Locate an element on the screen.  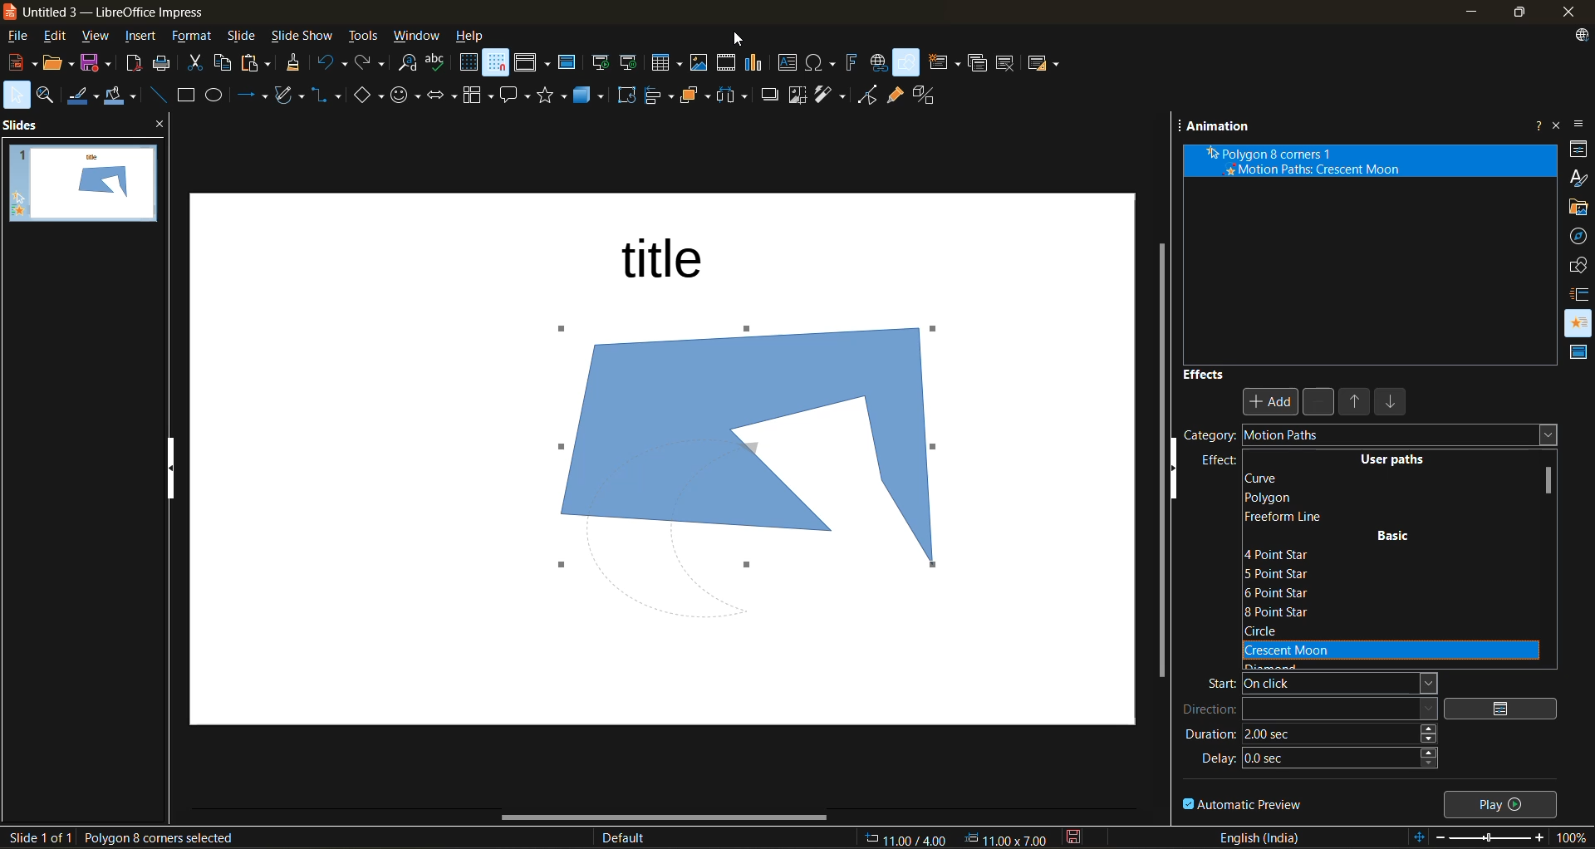
untitled 3 - LibreOffice Impress is located at coordinates (131, 10).